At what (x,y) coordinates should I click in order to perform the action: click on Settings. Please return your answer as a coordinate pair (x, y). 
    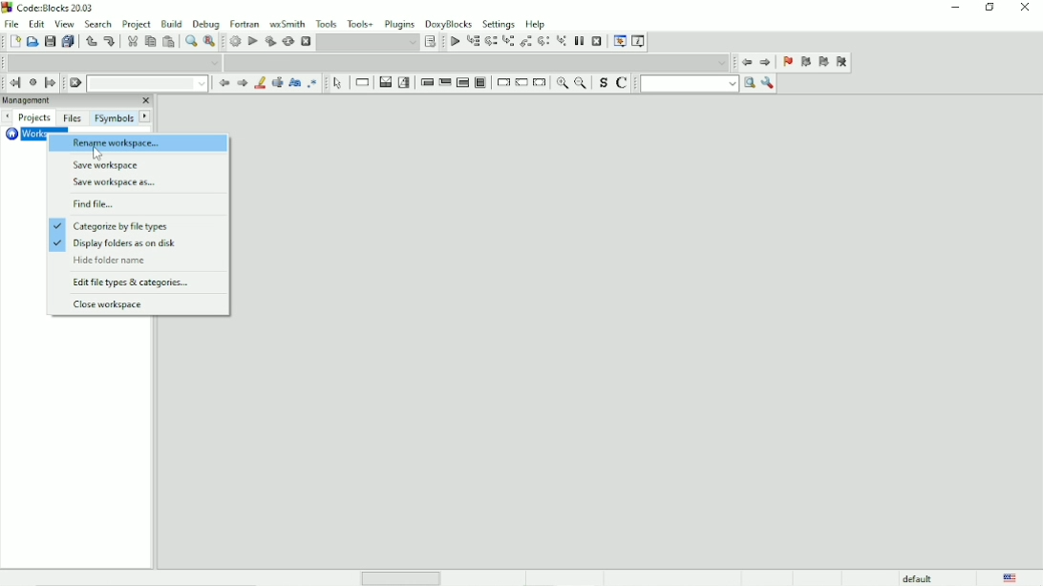
    Looking at the image, I should click on (499, 24).